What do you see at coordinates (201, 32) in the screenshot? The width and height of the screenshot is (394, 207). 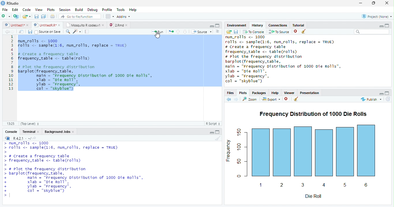 I see `Source` at bounding box center [201, 32].